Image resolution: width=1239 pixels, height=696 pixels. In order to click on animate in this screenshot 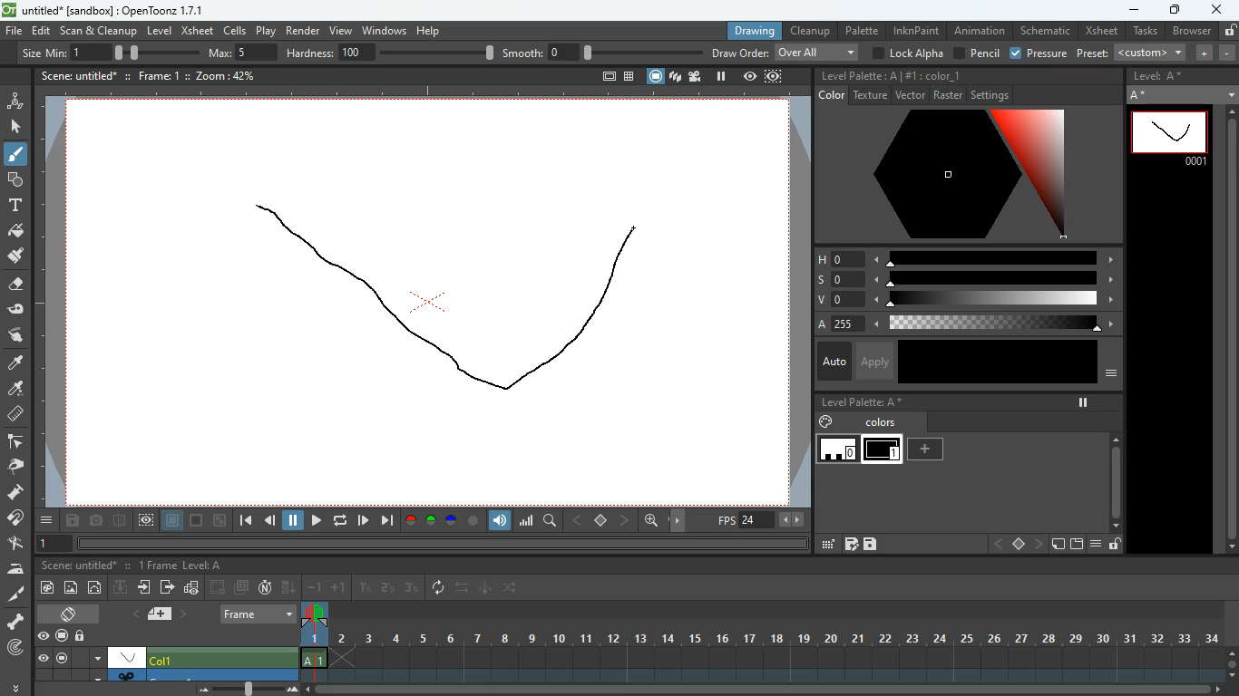, I will do `click(15, 100)`.